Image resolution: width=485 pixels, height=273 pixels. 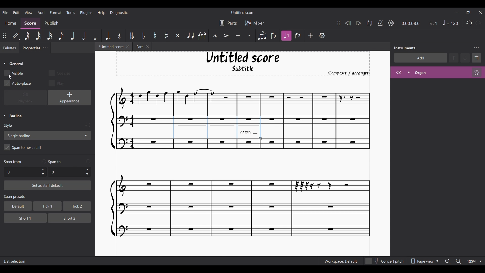 I want to click on Close/Undock Properties tab, so click(x=45, y=48).